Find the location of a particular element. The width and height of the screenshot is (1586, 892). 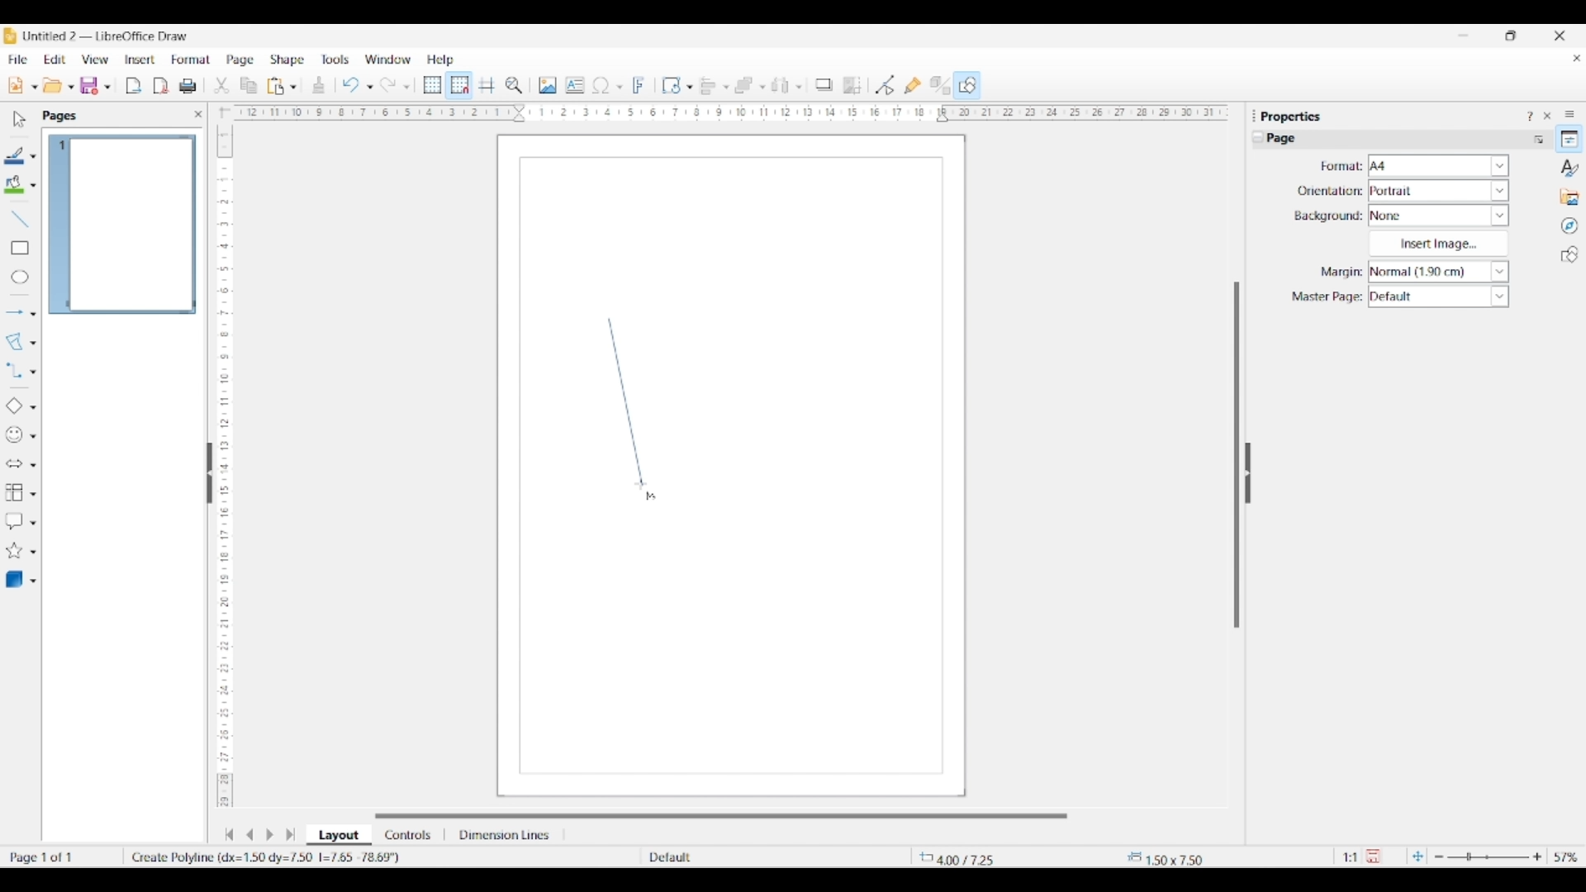

Minimize is located at coordinates (1464, 36).